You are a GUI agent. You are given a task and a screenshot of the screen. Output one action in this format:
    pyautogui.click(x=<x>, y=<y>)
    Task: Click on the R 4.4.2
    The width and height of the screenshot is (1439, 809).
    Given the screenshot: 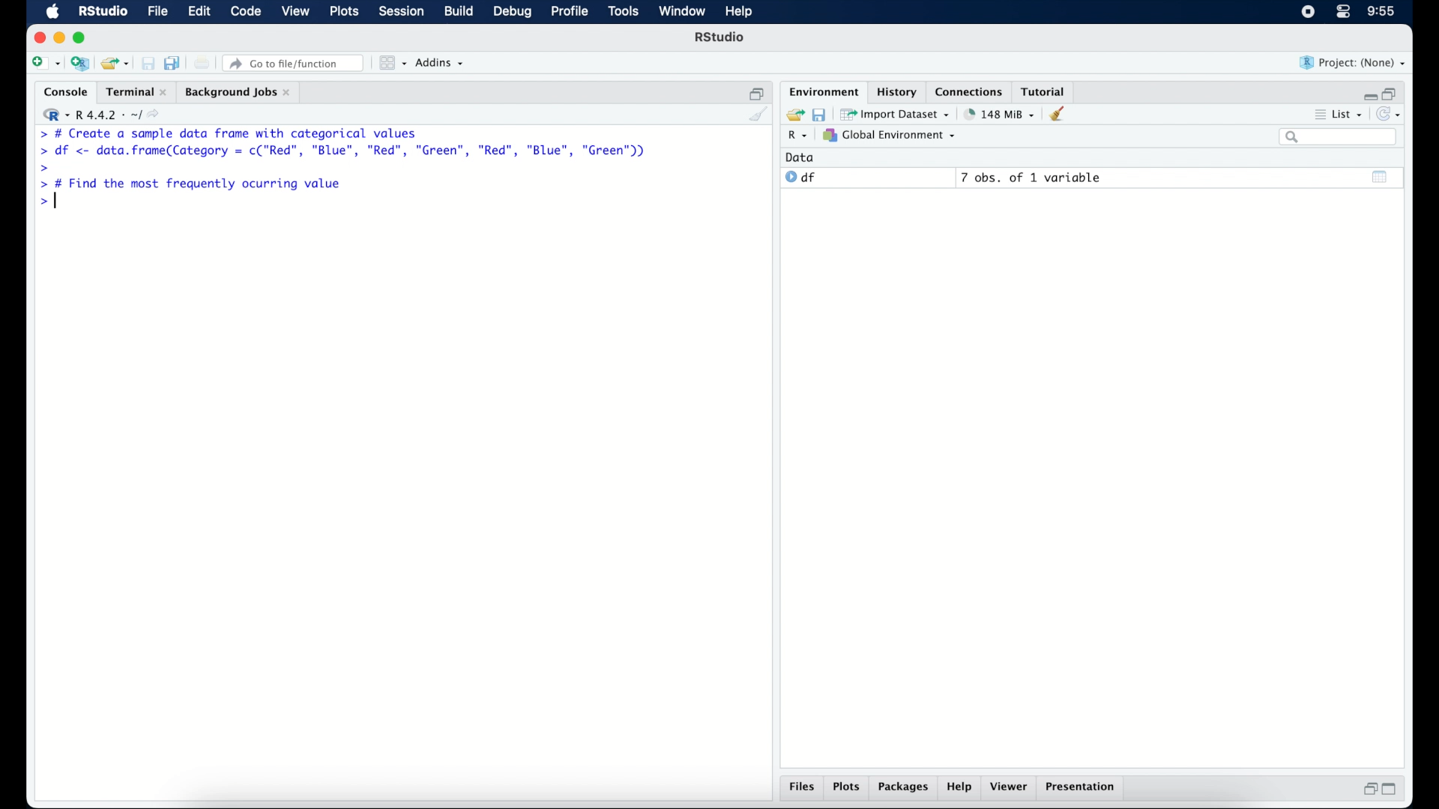 What is the action you would take?
    pyautogui.click(x=100, y=112)
    